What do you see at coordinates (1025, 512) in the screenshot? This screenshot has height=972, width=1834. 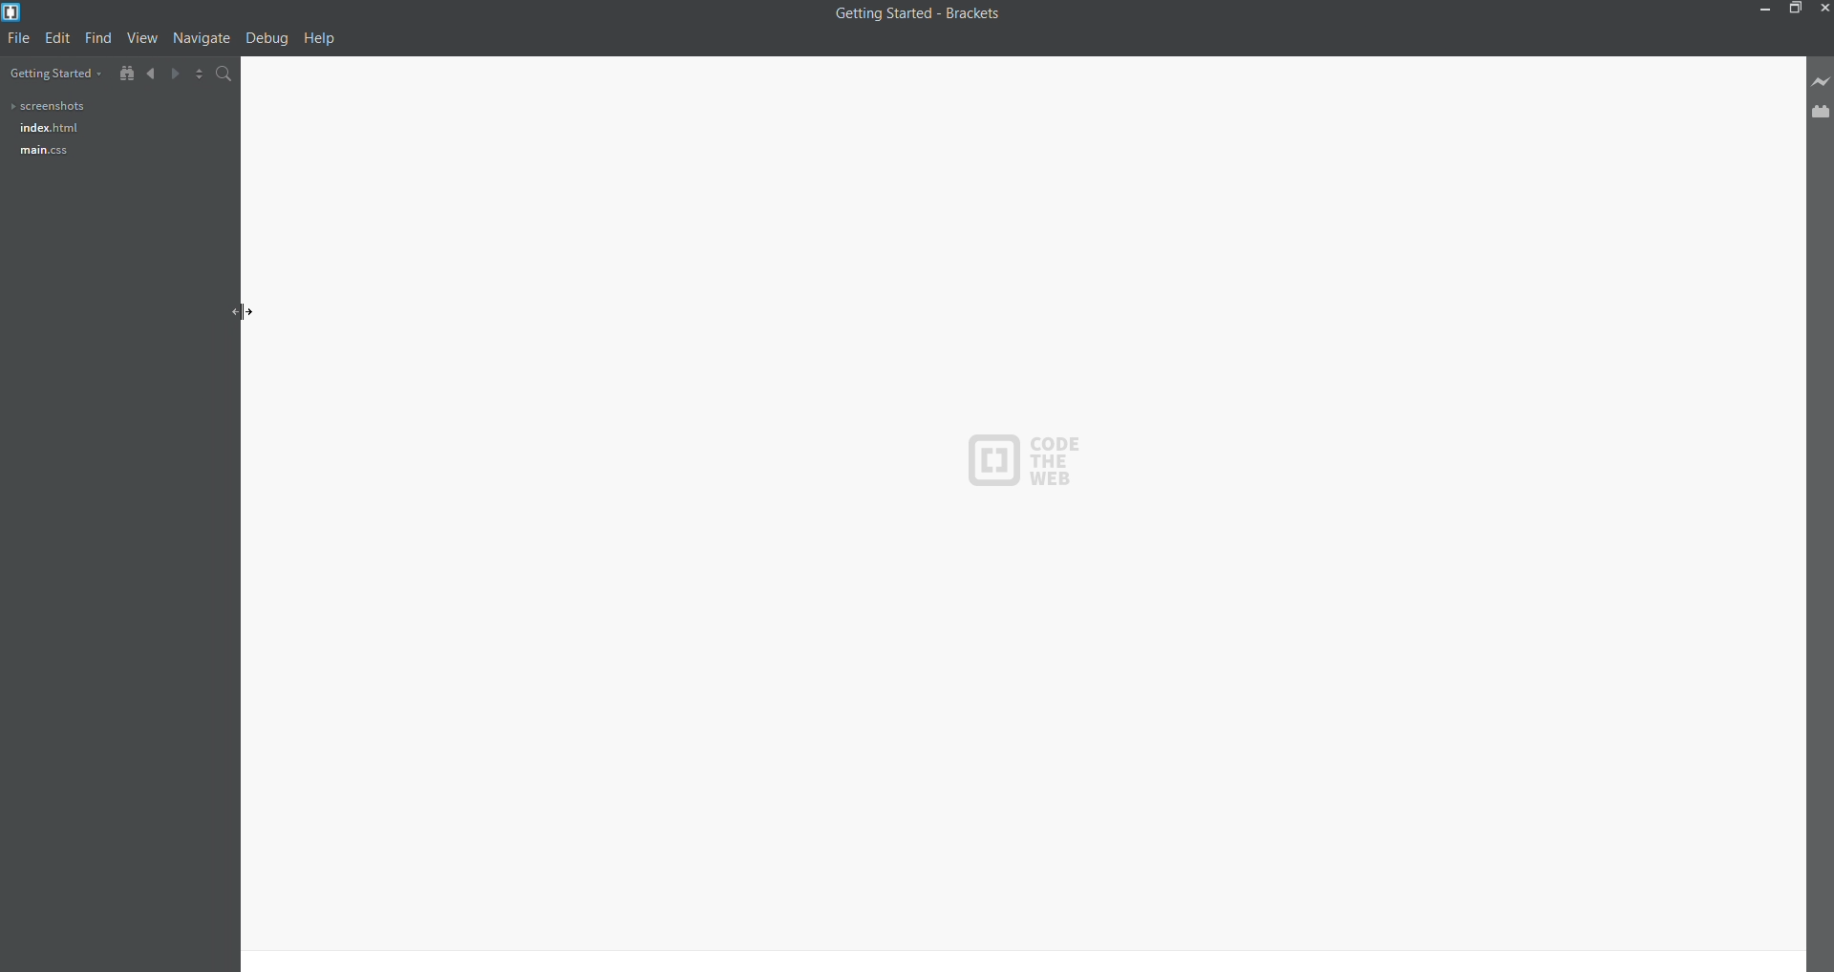 I see `code area` at bounding box center [1025, 512].